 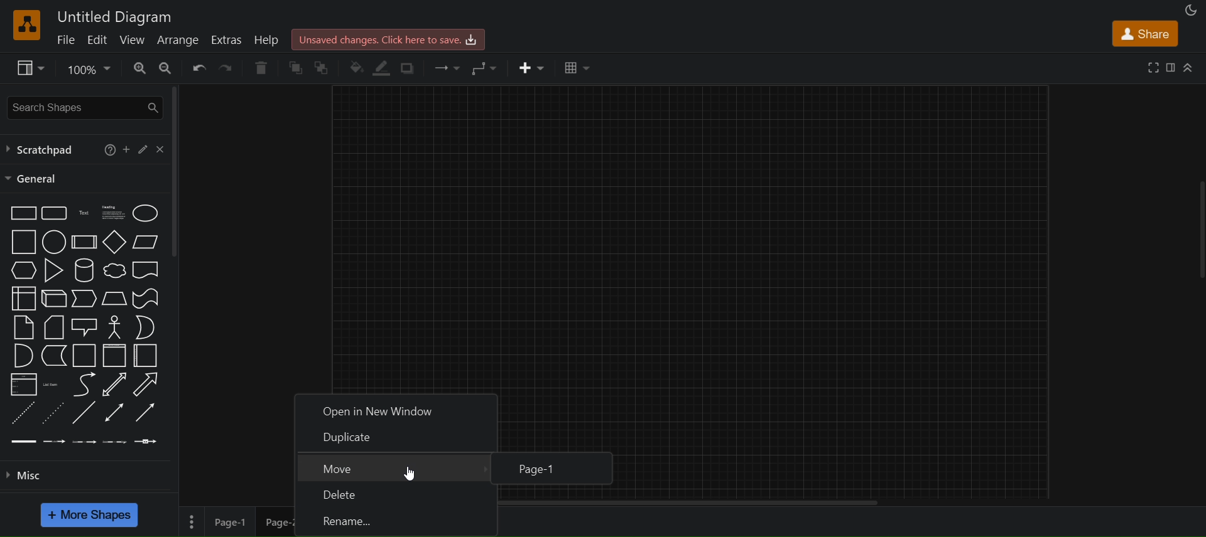 What do you see at coordinates (394, 466) in the screenshot?
I see `move` at bounding box center [394, 466].